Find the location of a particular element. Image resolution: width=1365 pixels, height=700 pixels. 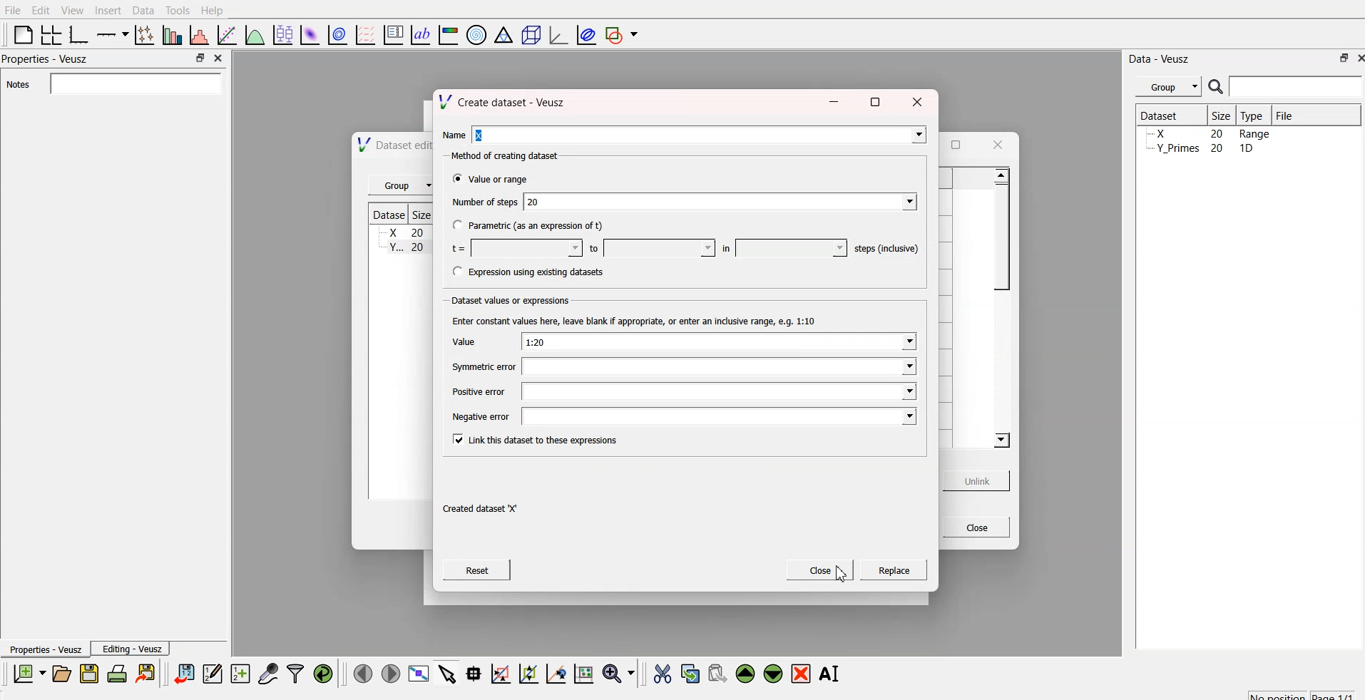

save a document is located at coordinates (89, 674).